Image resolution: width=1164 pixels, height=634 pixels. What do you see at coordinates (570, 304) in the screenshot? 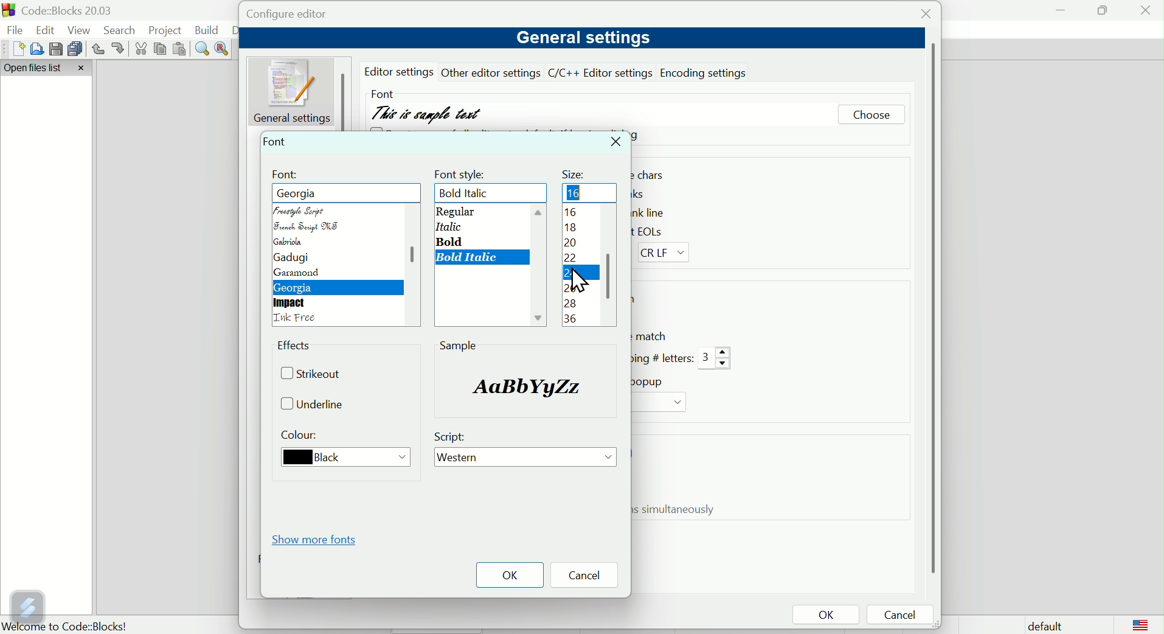
I see `28` at bounding box center [570, 304].